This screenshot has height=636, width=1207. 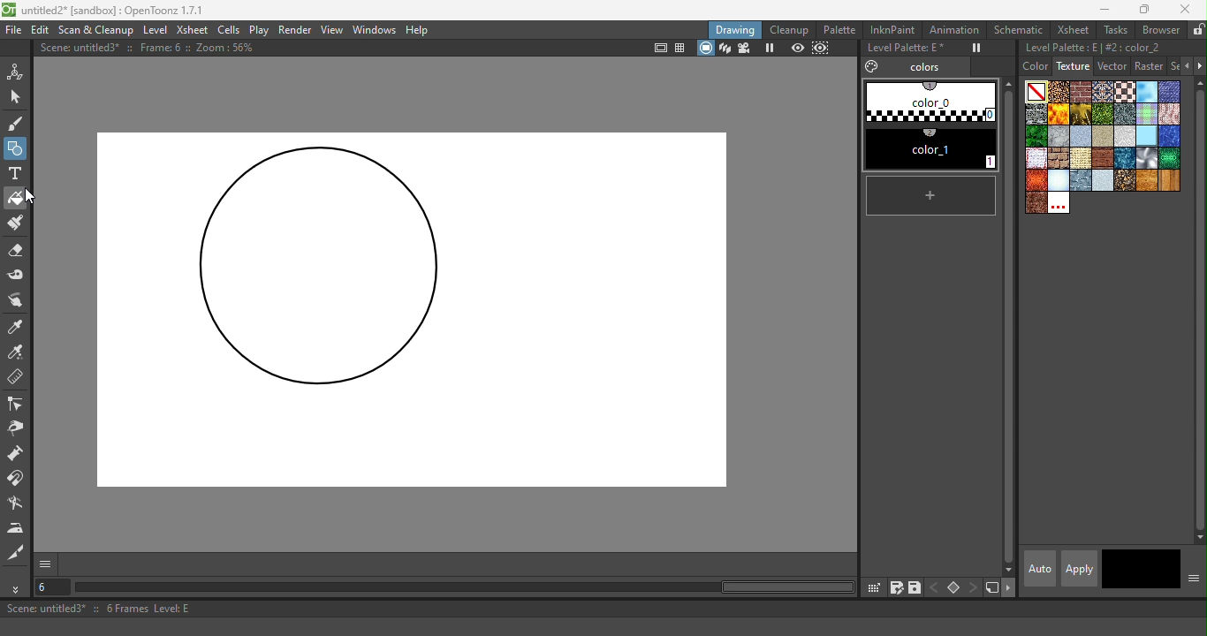 What do you see at coordinates (935, 586) in the screenshot?
I see `previous key` at bounding box center [935, 586].